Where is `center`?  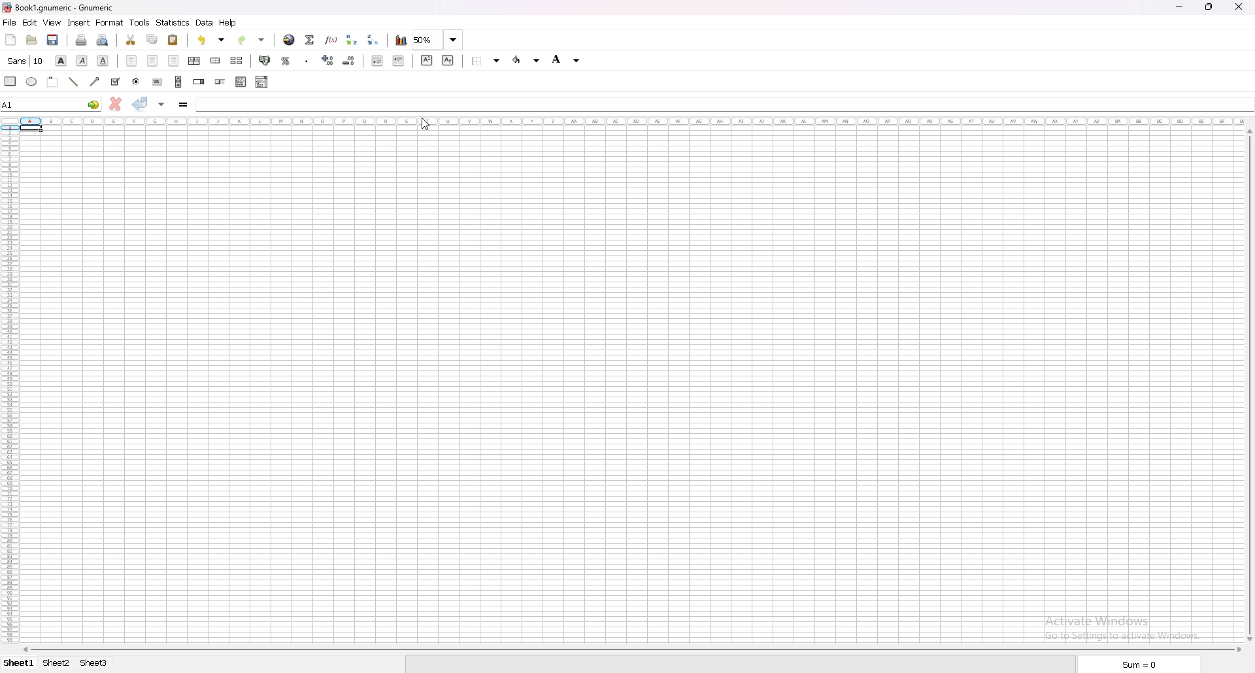 center is located at coordinates (153, 60).